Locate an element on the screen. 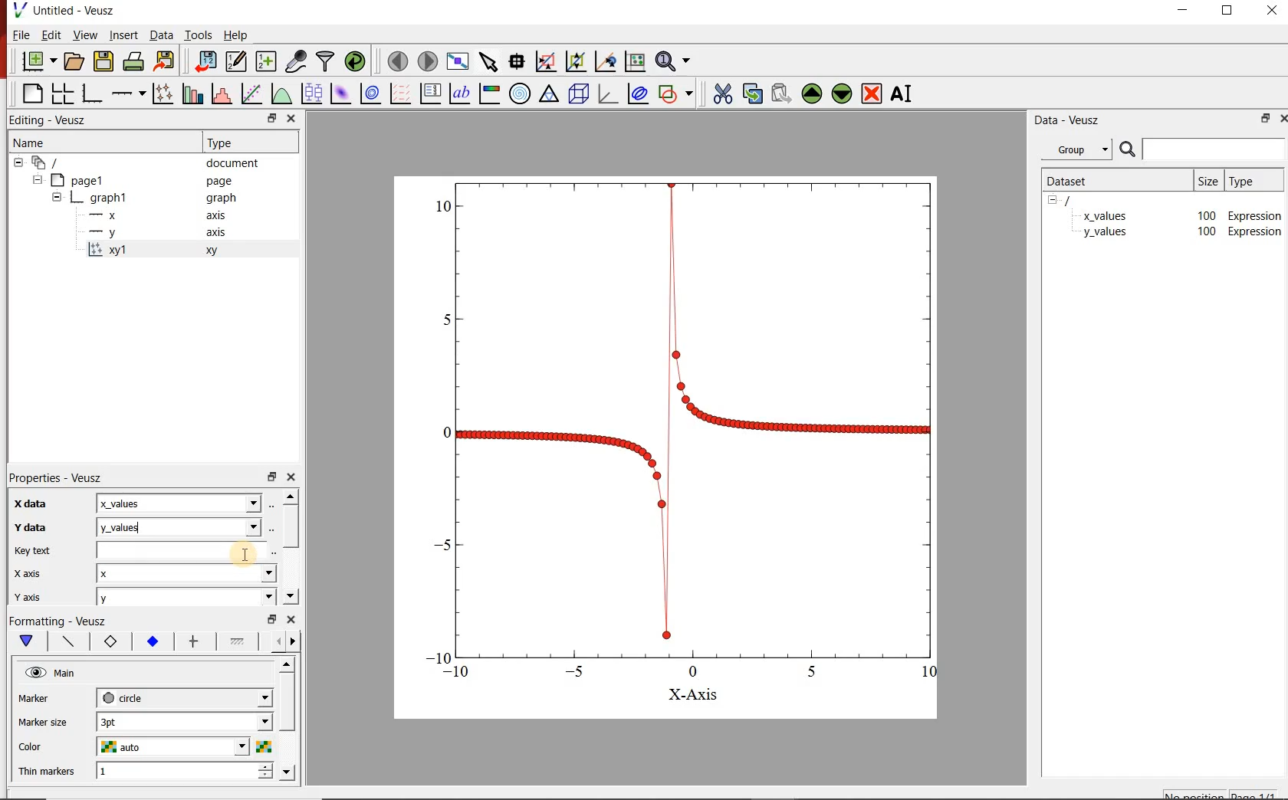  data is located at coordinates (161, 34).